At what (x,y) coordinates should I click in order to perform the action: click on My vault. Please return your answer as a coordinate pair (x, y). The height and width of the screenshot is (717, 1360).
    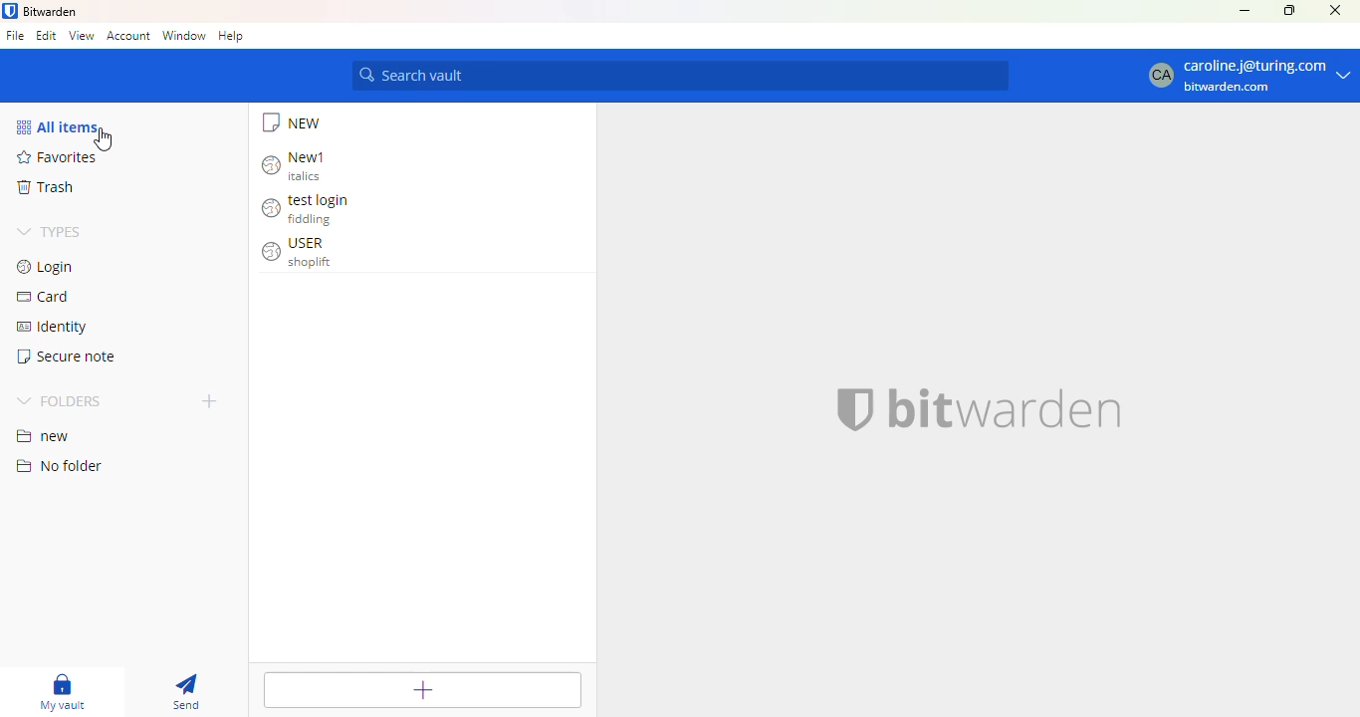
    Looking at the image, I should click on (65, 689).